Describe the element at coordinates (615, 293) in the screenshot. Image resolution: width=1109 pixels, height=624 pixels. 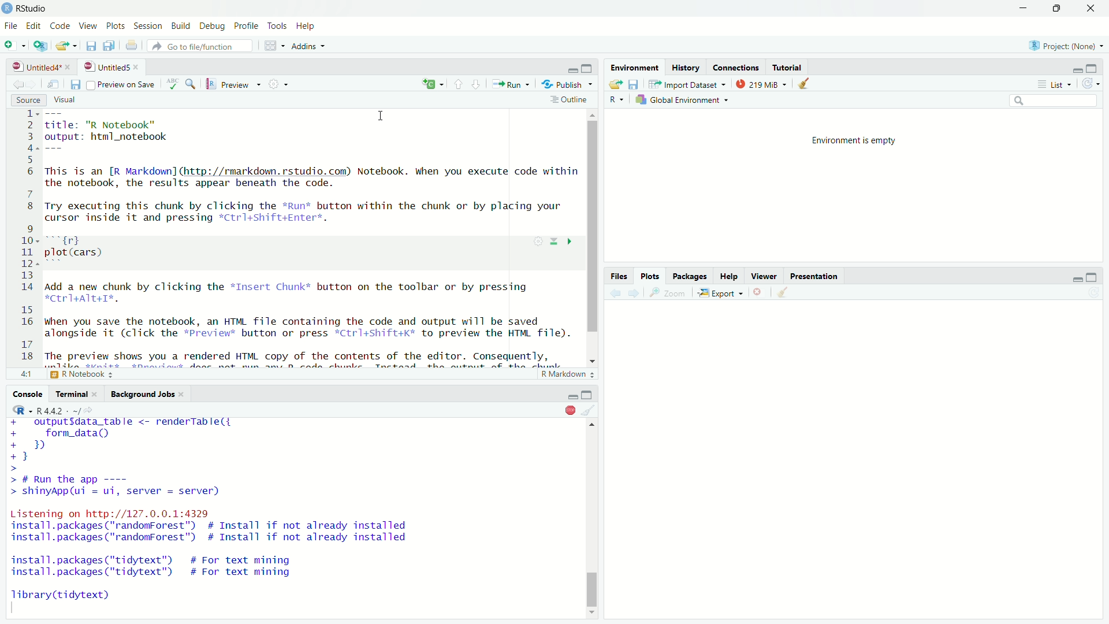
I see `previous plot` at that location.